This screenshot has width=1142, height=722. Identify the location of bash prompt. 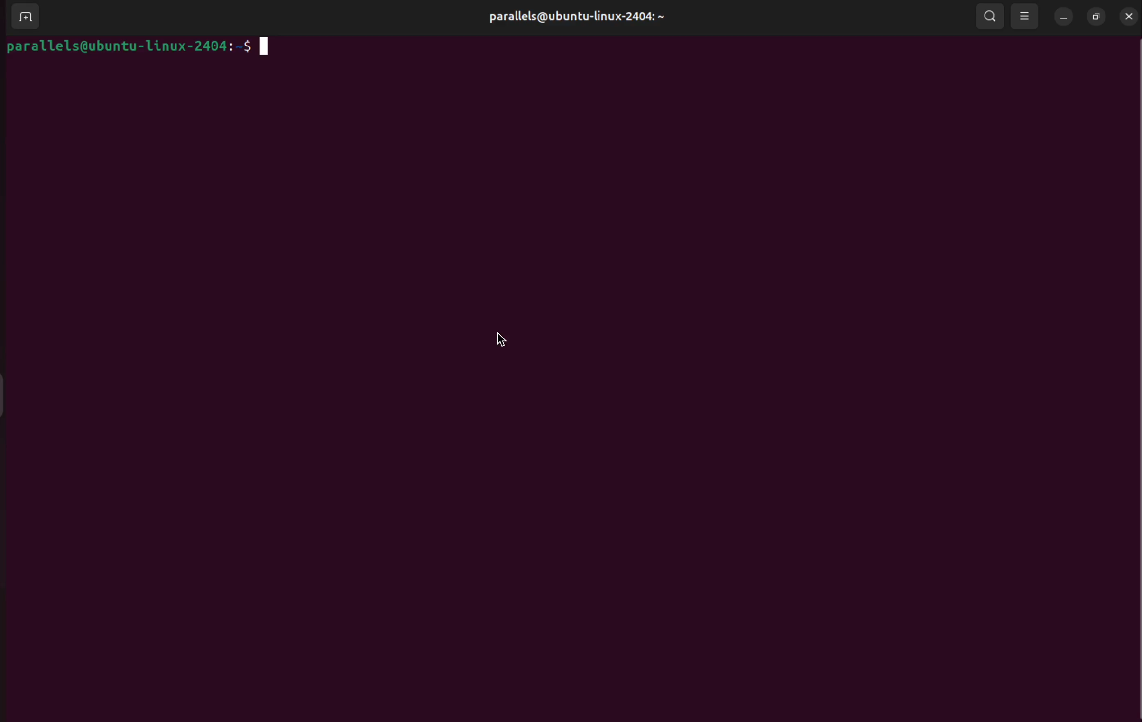
(138, 46).